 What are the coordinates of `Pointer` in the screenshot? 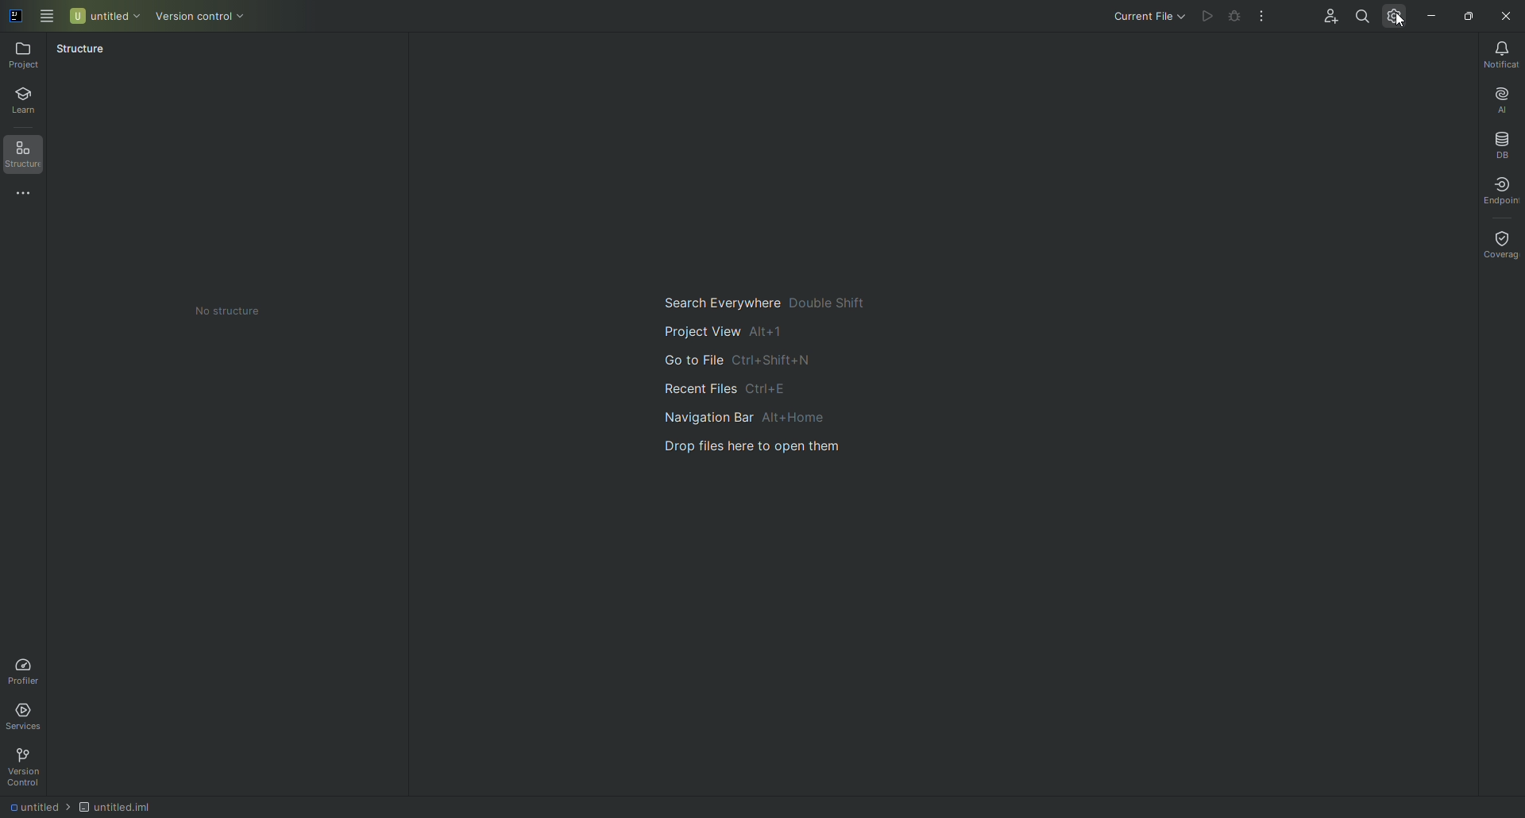 It's located at (1406, 30).